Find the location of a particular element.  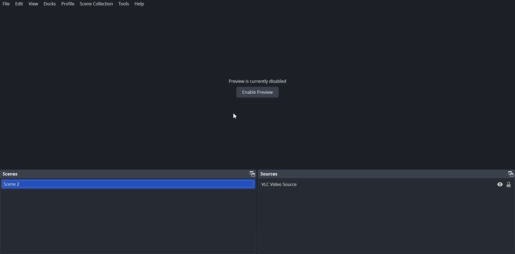

Scene file is located at coordinates (128, 184).